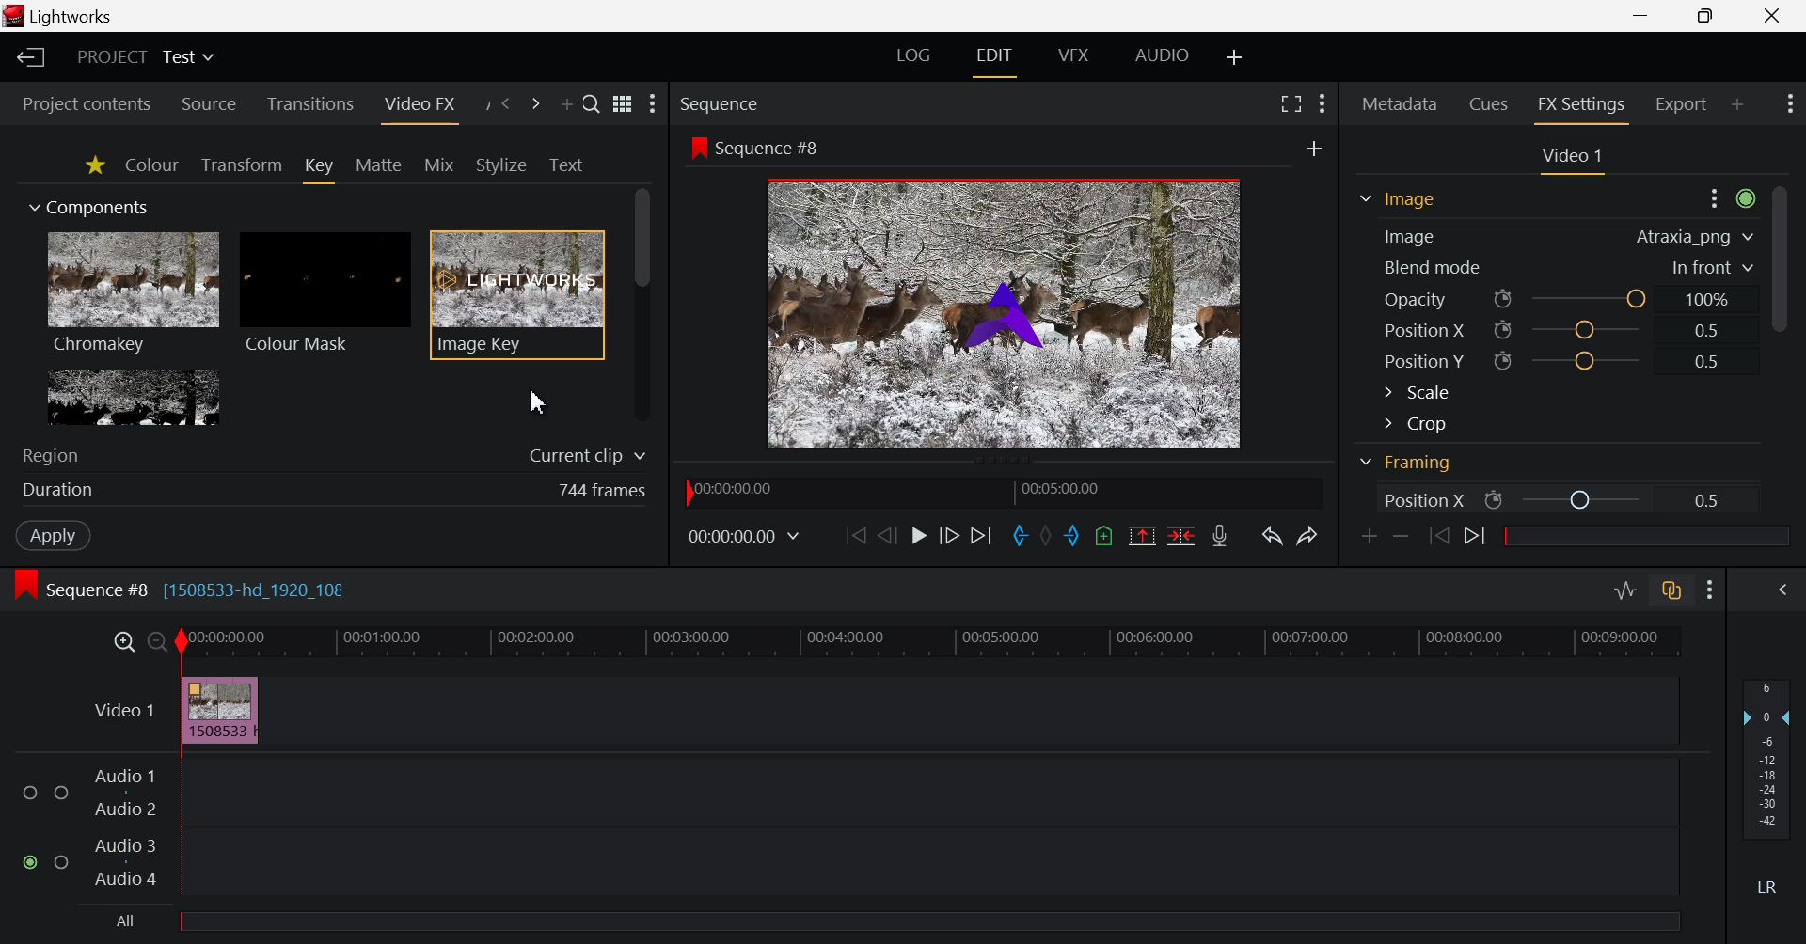 This screenshot has width=1806, height=944. Describe the element at coordinates (78, 102) in the screenshot. I see `Project contents` at that location.